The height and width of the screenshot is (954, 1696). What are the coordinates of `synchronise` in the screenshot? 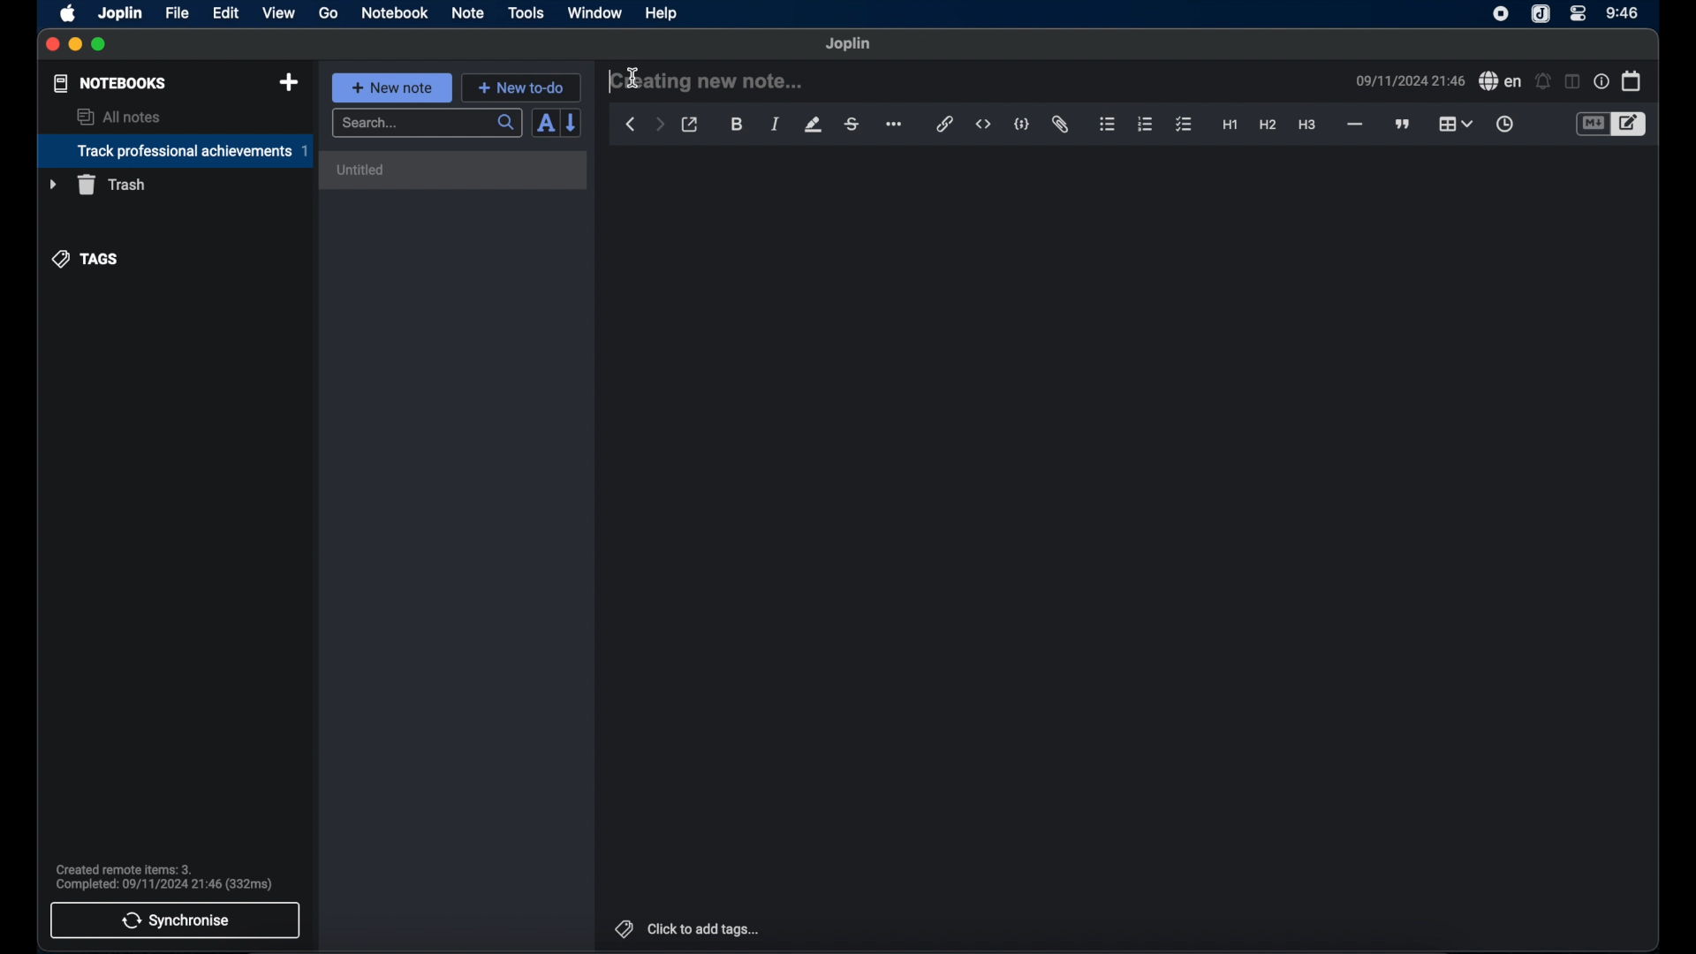 It's located at (176, 920).